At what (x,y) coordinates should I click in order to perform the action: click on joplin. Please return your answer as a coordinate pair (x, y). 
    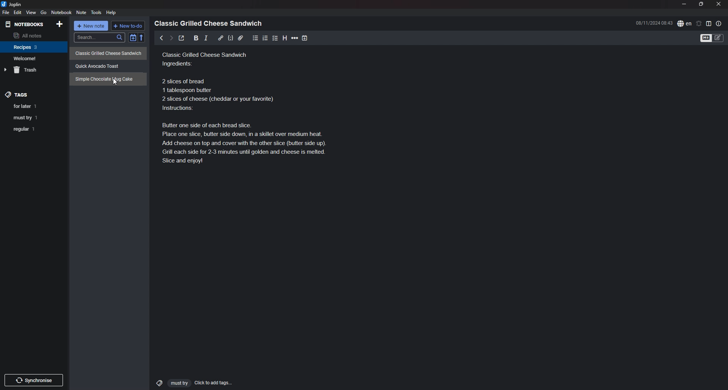
    Looking at the image, I should click on (13, 4).